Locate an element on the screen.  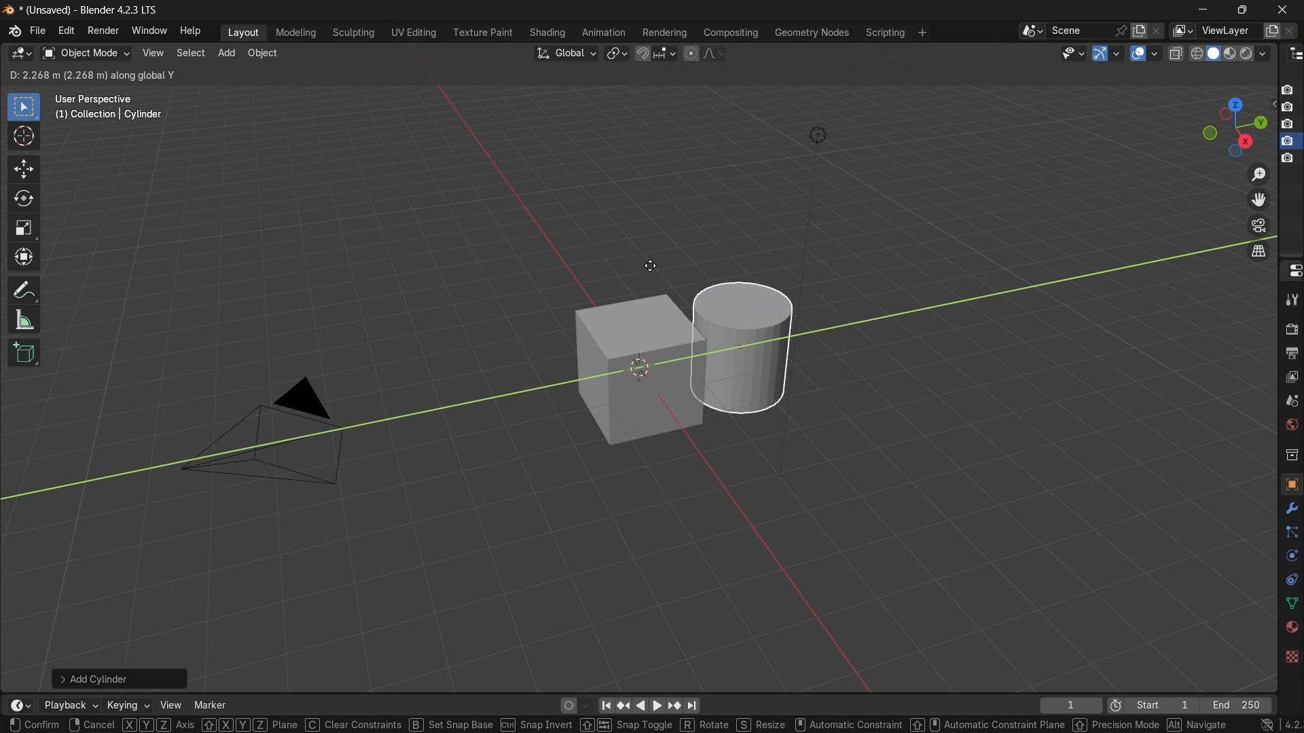
4.2.3 lts is located at coordinates (1271, 725).